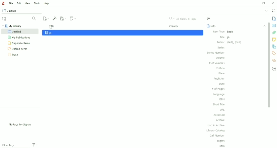 The width and height of the screenshot is (277, 148). Describe the element at coordinates (216, 125) in the screenshot. I see `Loc. in Archive` at that location.